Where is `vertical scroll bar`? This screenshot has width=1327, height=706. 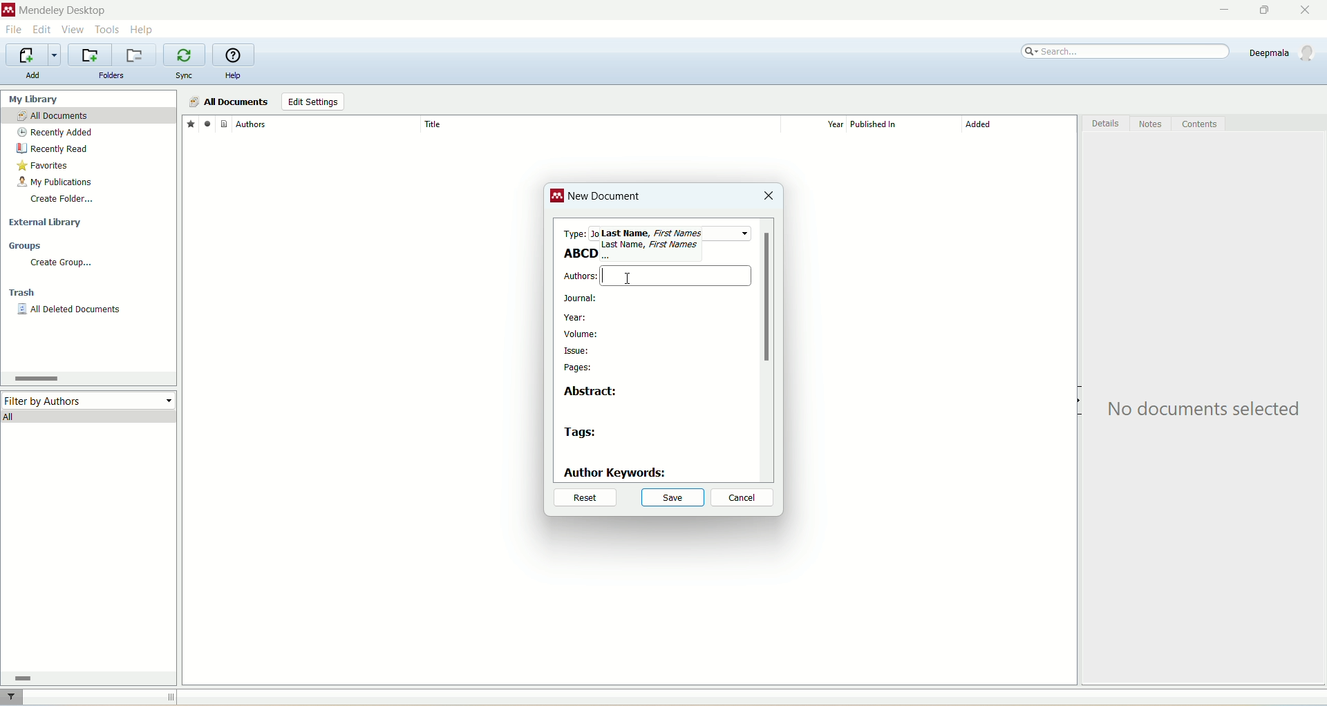 vertical scroll bar is located at coordinates (766, 350).